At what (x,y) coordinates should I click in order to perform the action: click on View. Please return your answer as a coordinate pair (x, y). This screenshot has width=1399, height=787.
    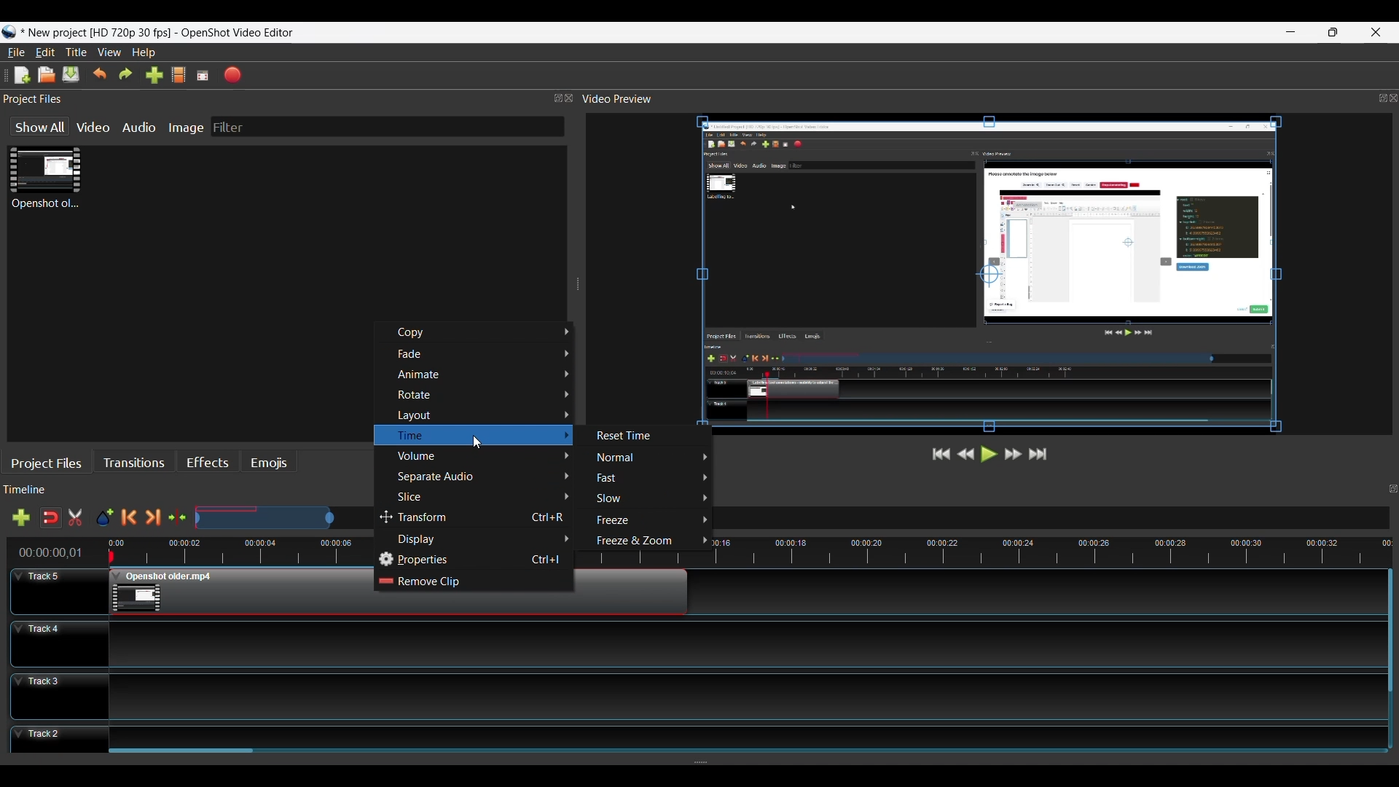
    Looking at the image, I should click on (109, 53).